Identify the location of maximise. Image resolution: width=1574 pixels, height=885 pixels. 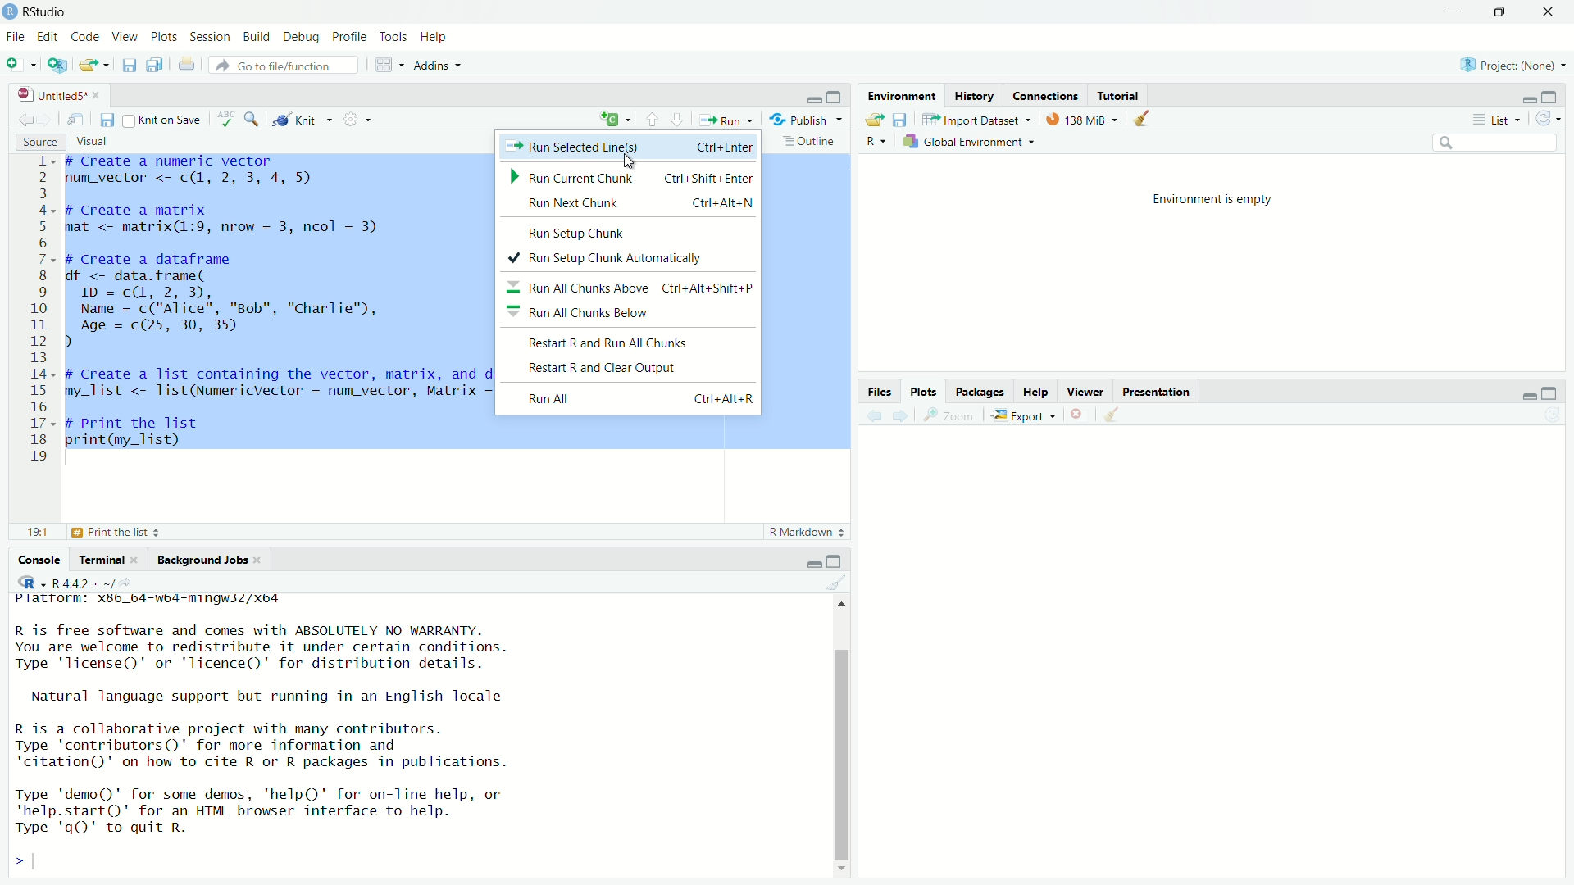
(839, 559).